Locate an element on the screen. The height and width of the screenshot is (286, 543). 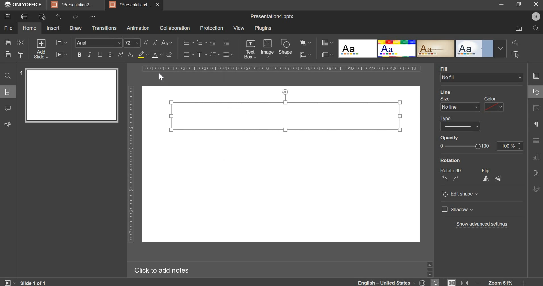
spelling is located at coordinates (436, 282).